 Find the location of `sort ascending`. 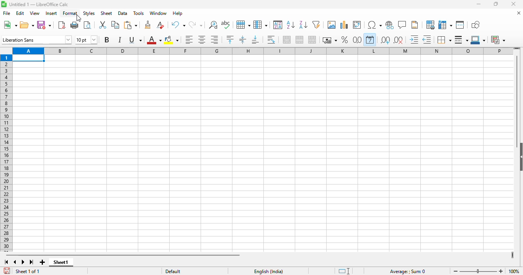

sort ascending is located at coordinates (291, 25).